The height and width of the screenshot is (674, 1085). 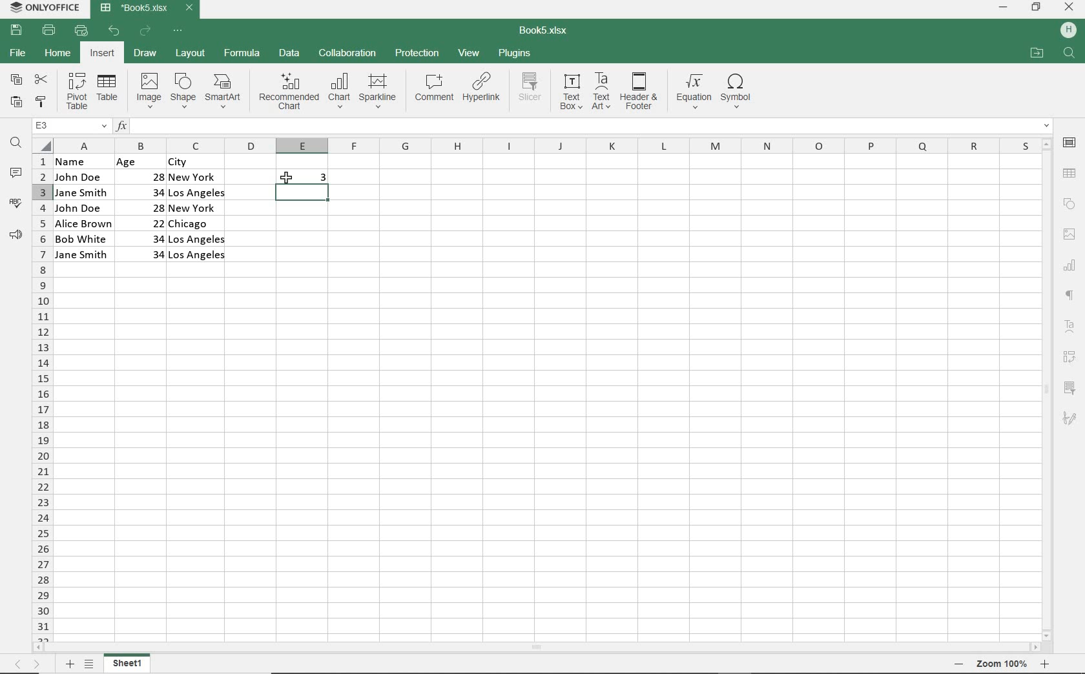 I want to click on LIST OF SHETS, so click(x=89, y=665).